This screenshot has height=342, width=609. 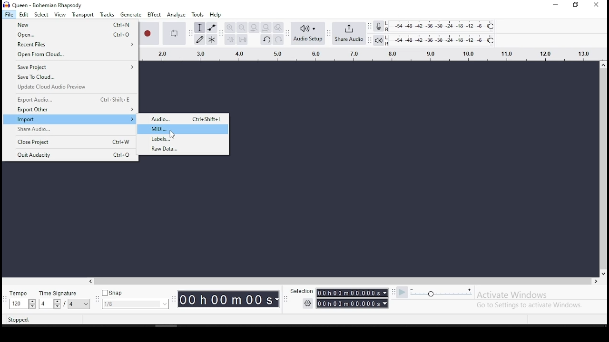 What do you see at coordinates (107, 15) in the screenshot?
I see `tracks` at bounding box center [107, 15].